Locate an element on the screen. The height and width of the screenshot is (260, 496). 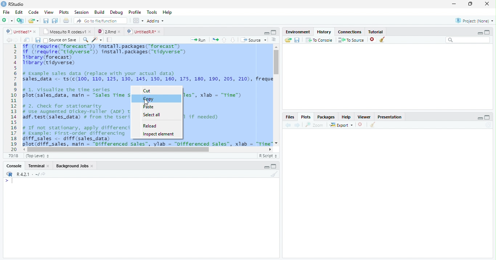
Connections is located at coordinates (350, 32).